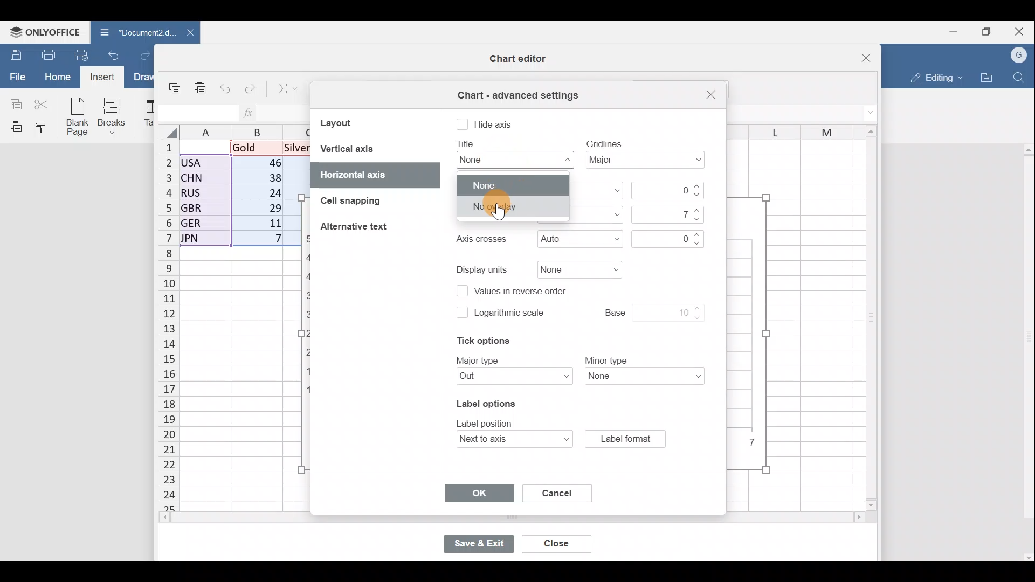 This screenshot has width=1035, height=582. What do you see at coordinates (1019, 78) in the screenshot?
I see `Find` at bounding box center [1019, 78].